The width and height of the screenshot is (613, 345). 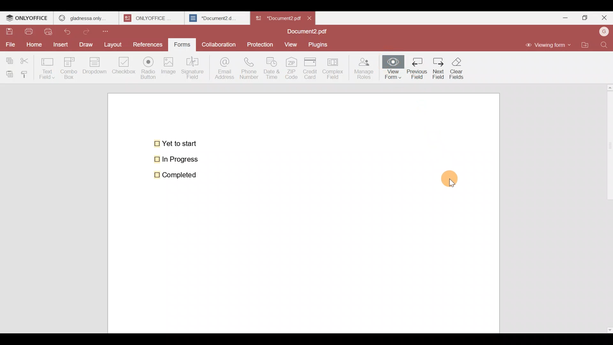 I want to click on Forms, so click(x=183, y=44).